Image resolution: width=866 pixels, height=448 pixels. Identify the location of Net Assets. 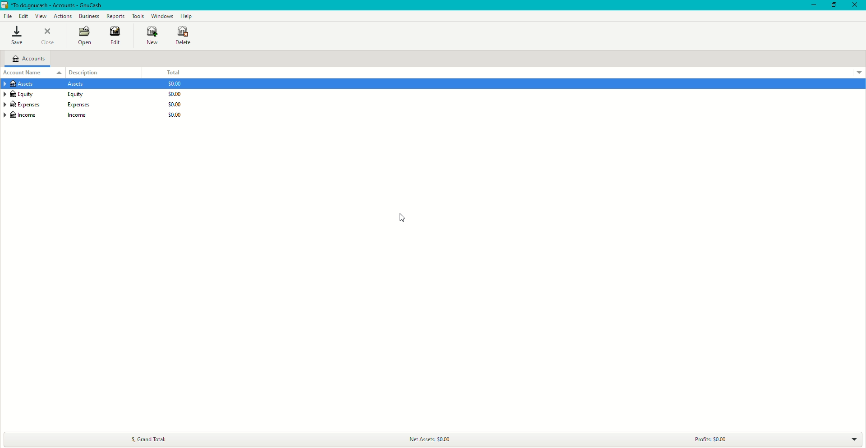
(437, 438).